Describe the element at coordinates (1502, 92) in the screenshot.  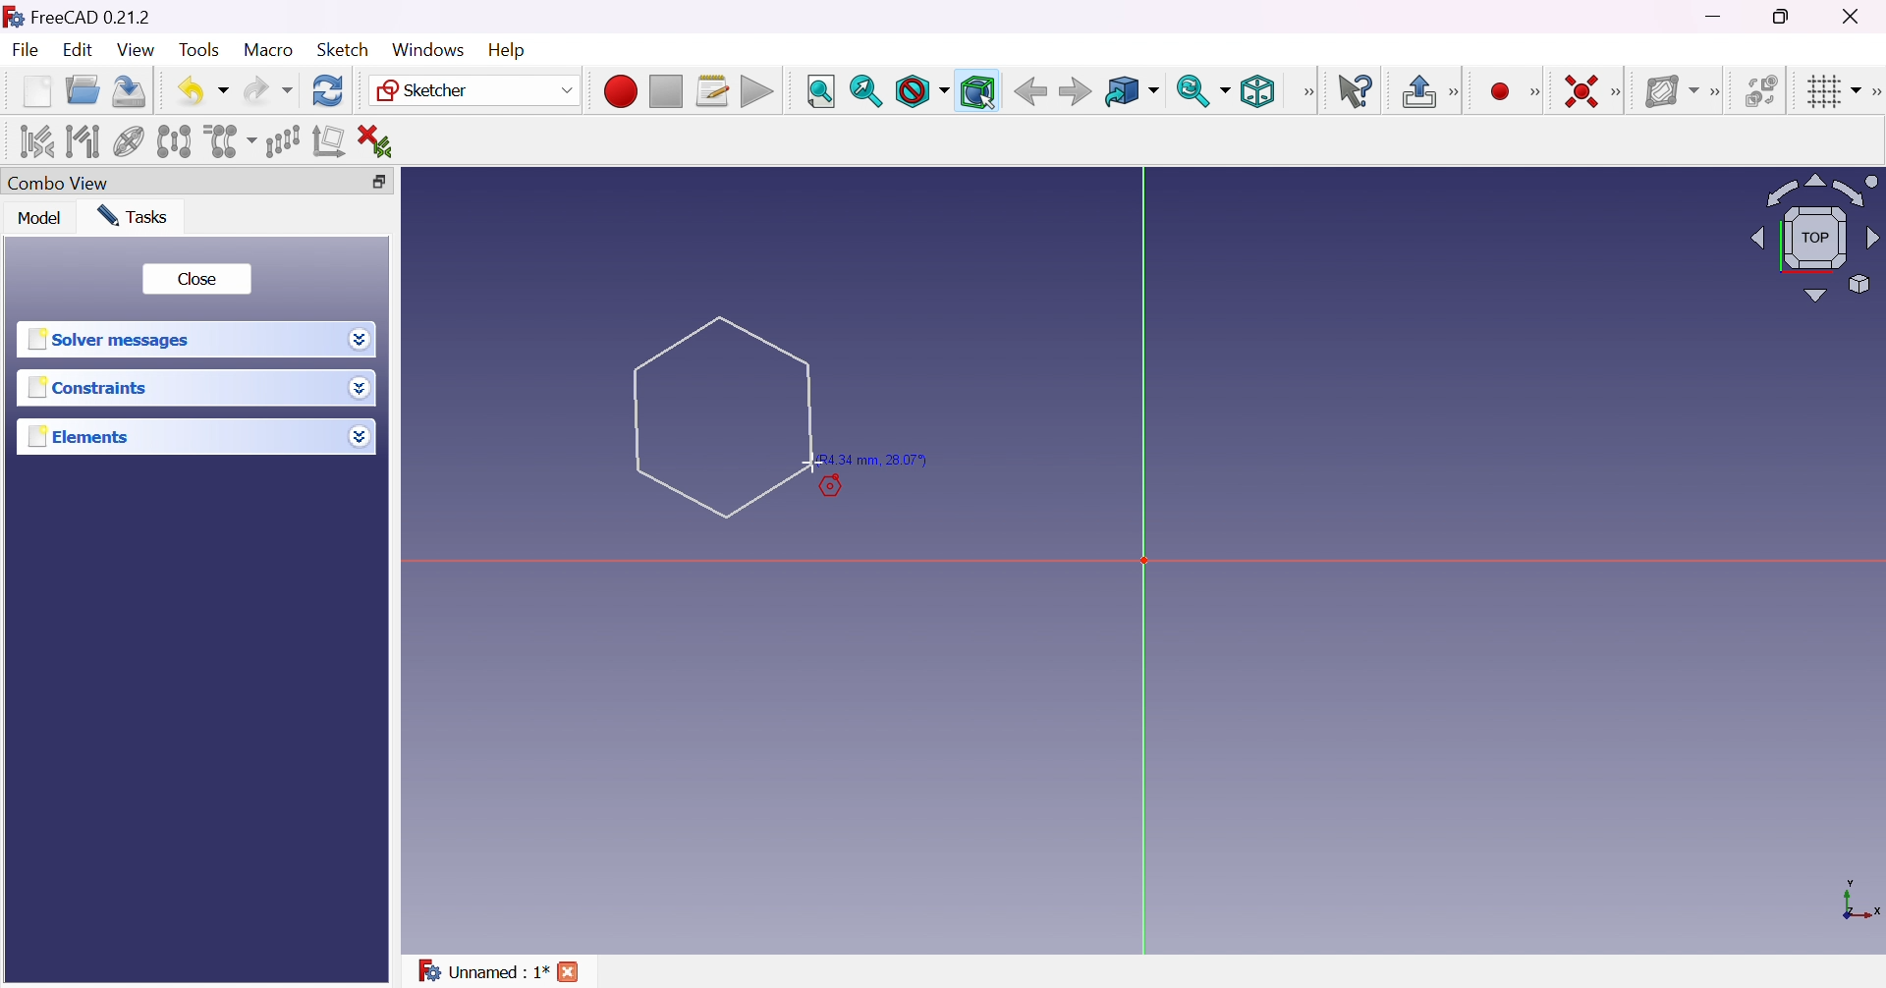
I see `Create point` at that location.